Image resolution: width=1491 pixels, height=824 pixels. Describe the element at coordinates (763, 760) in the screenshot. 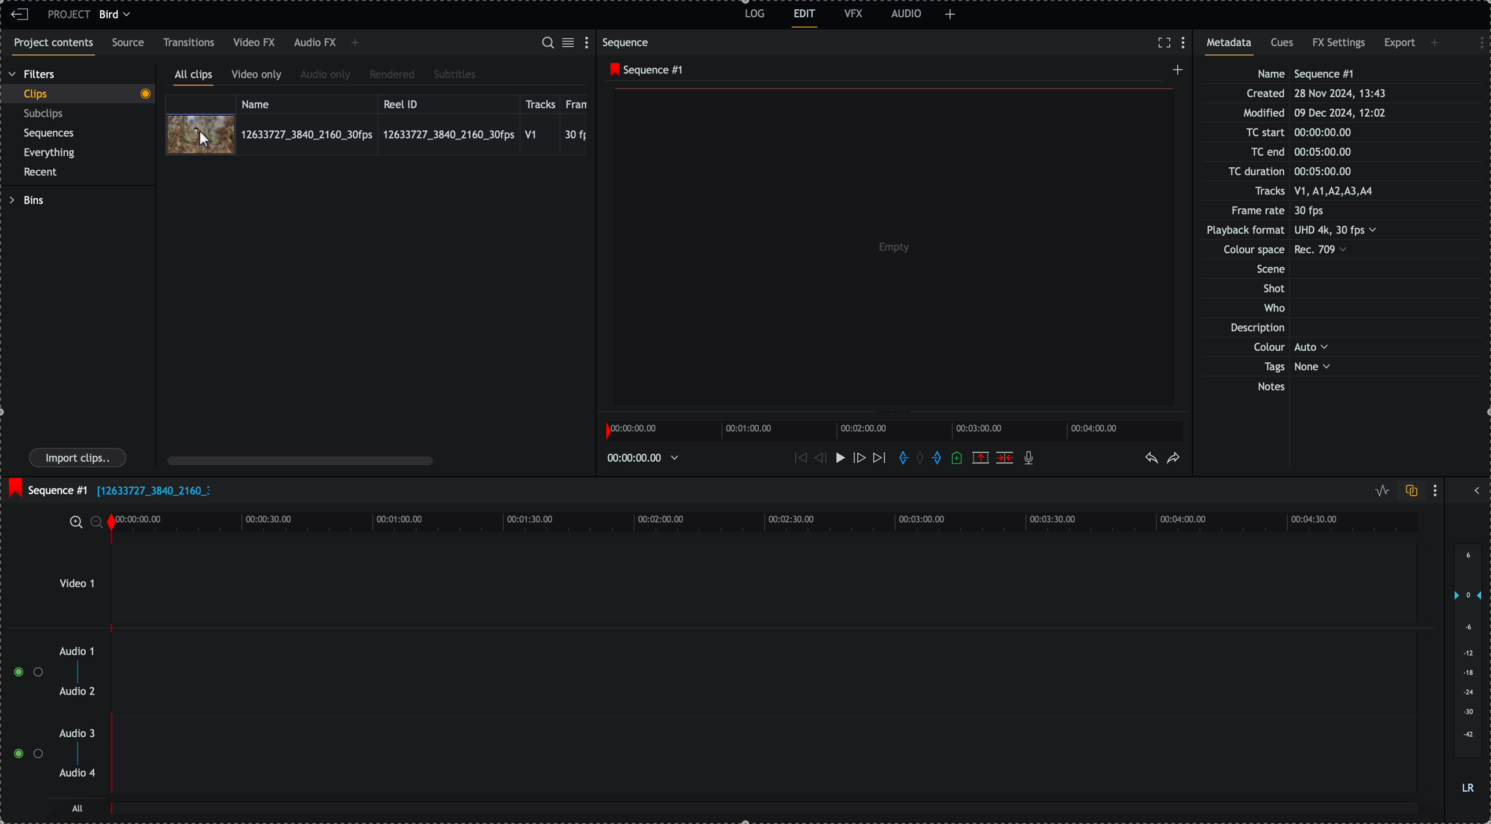

I see `track audio` at that location.